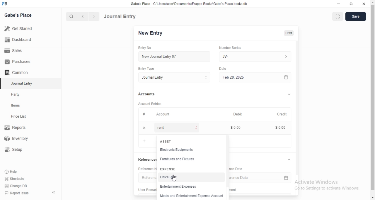  I want to click on ‘Journal Entry, so click(23, 83).